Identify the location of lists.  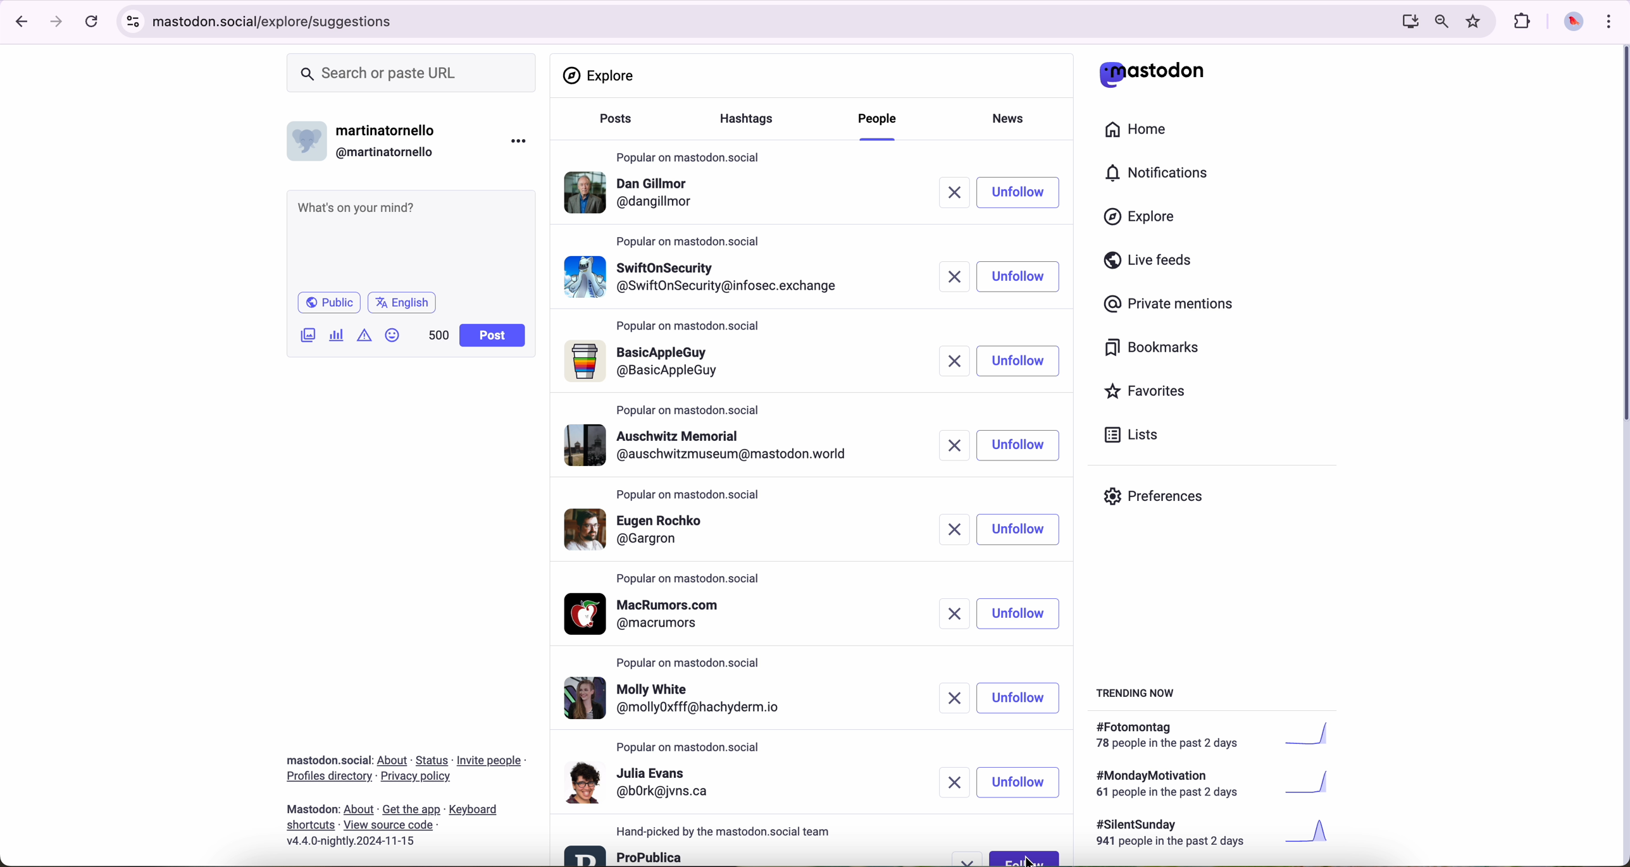
(1126, 434).